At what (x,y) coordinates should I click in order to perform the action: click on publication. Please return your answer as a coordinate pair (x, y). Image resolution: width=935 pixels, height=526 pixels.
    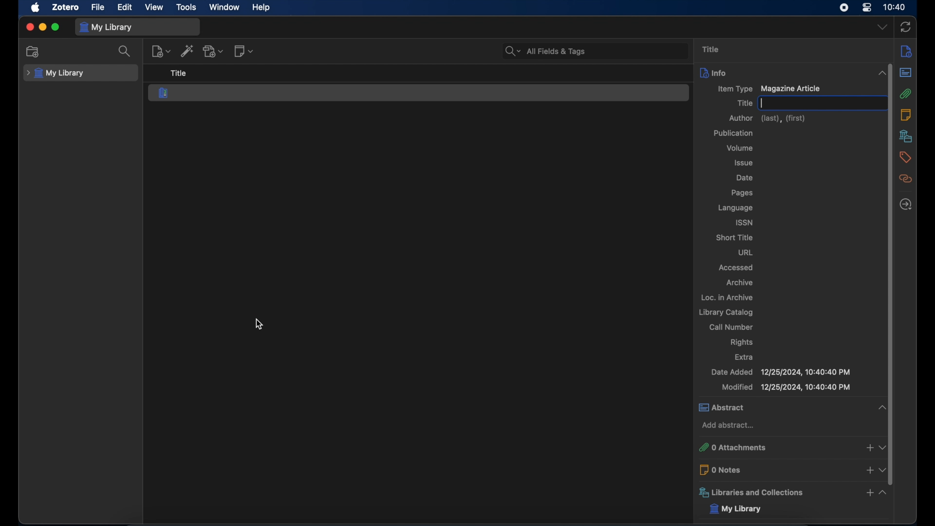
    Looking at the image, I should click on (734, 133).